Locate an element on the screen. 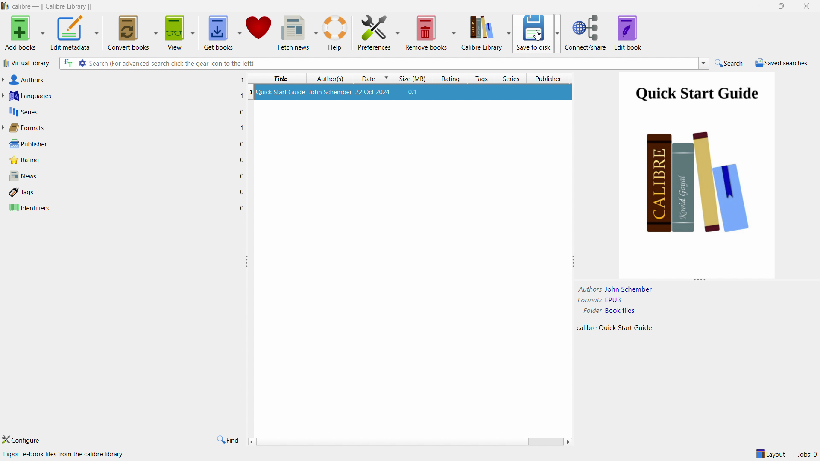 This screenshot has height=461, width=820. export e-book files from the calibre library is located at coordinates (64, 455).